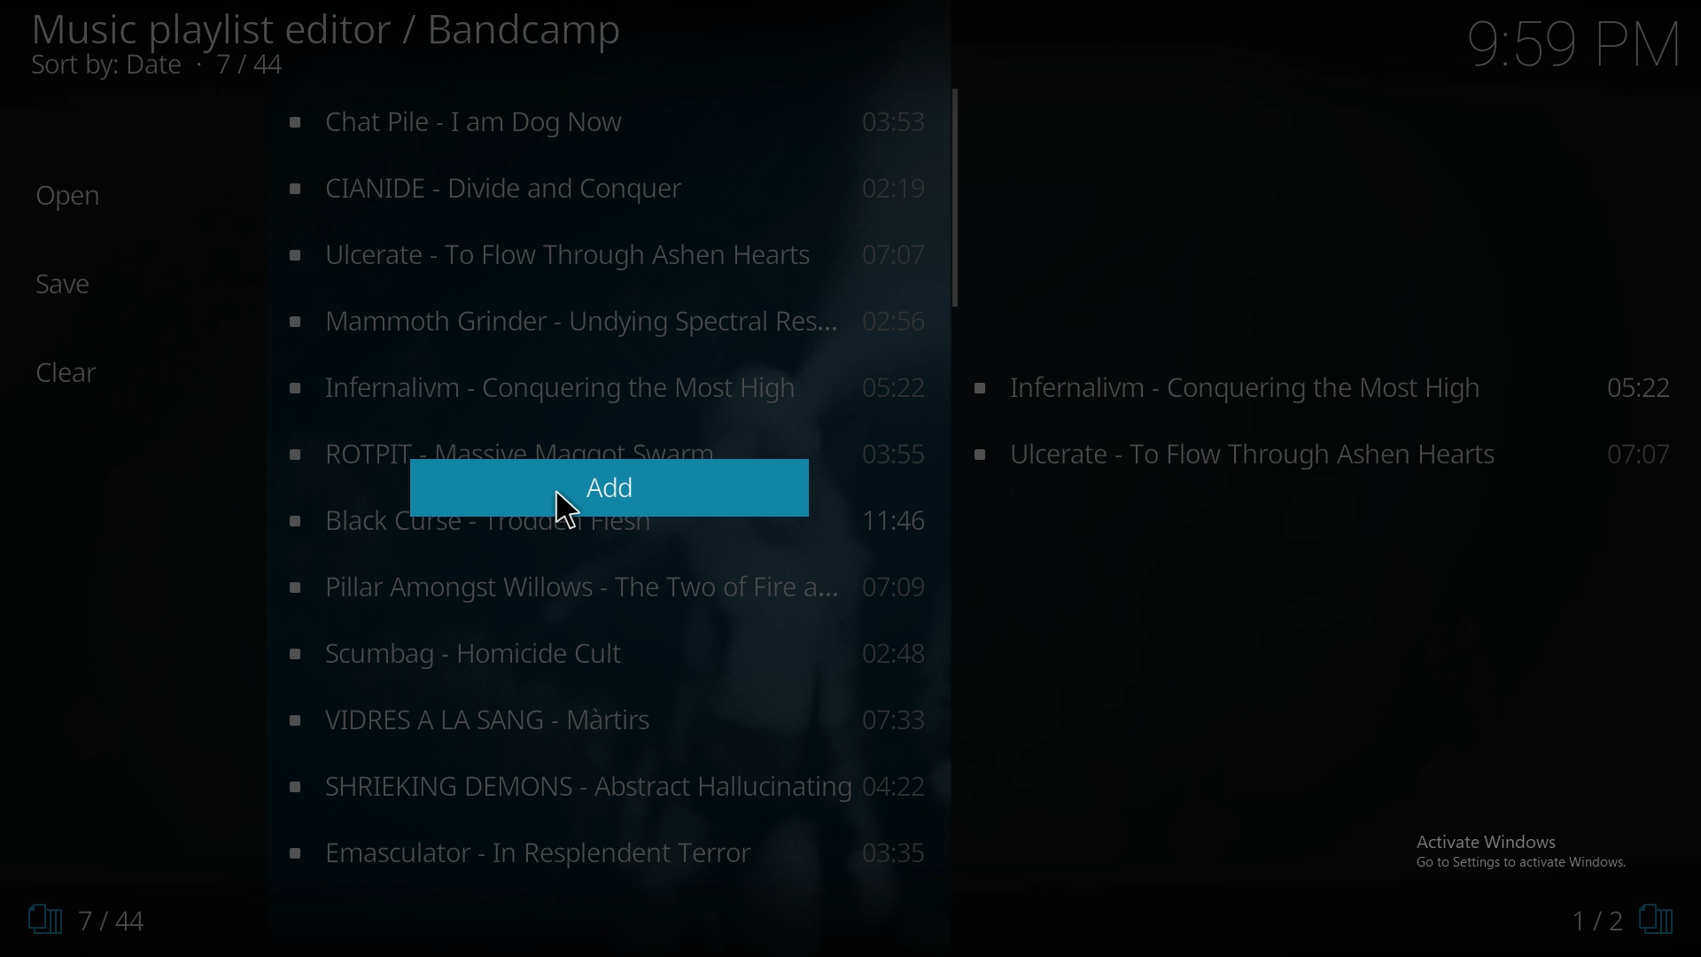 The width and height of the screenshot is (1701, 957). Describe the element at coordinates (611, 720) in the screenshot. I see `music` at that location.